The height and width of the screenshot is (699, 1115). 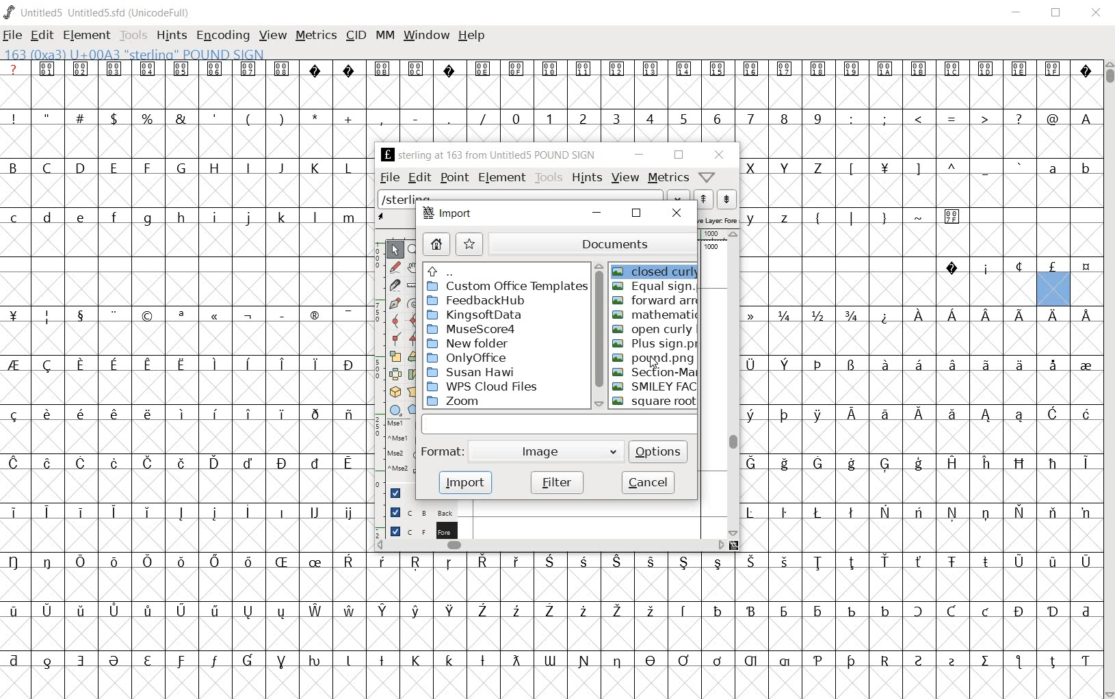 I want to click on MluseScore4, so click(x=473, y=329).